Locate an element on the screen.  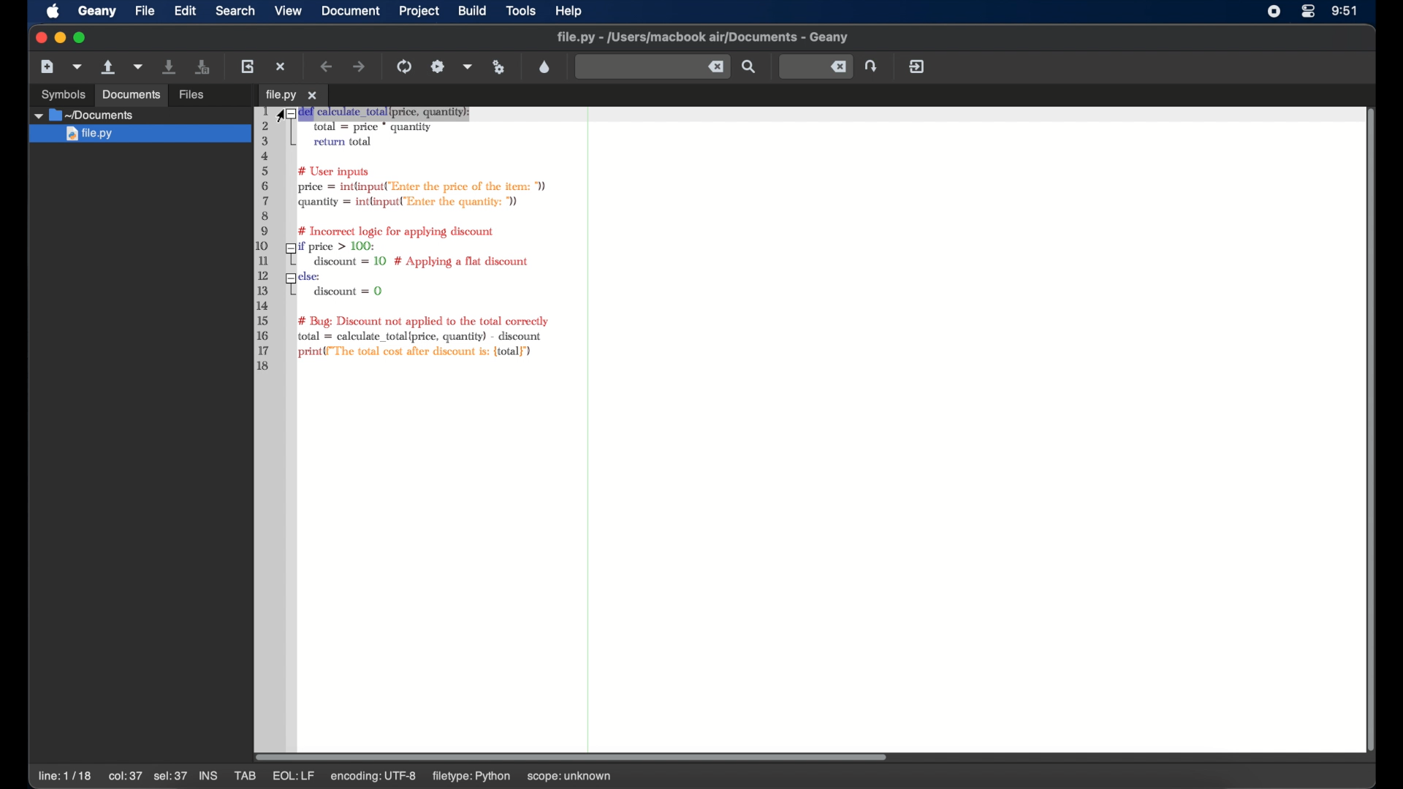
maximize is located at coordinates (80, 38).